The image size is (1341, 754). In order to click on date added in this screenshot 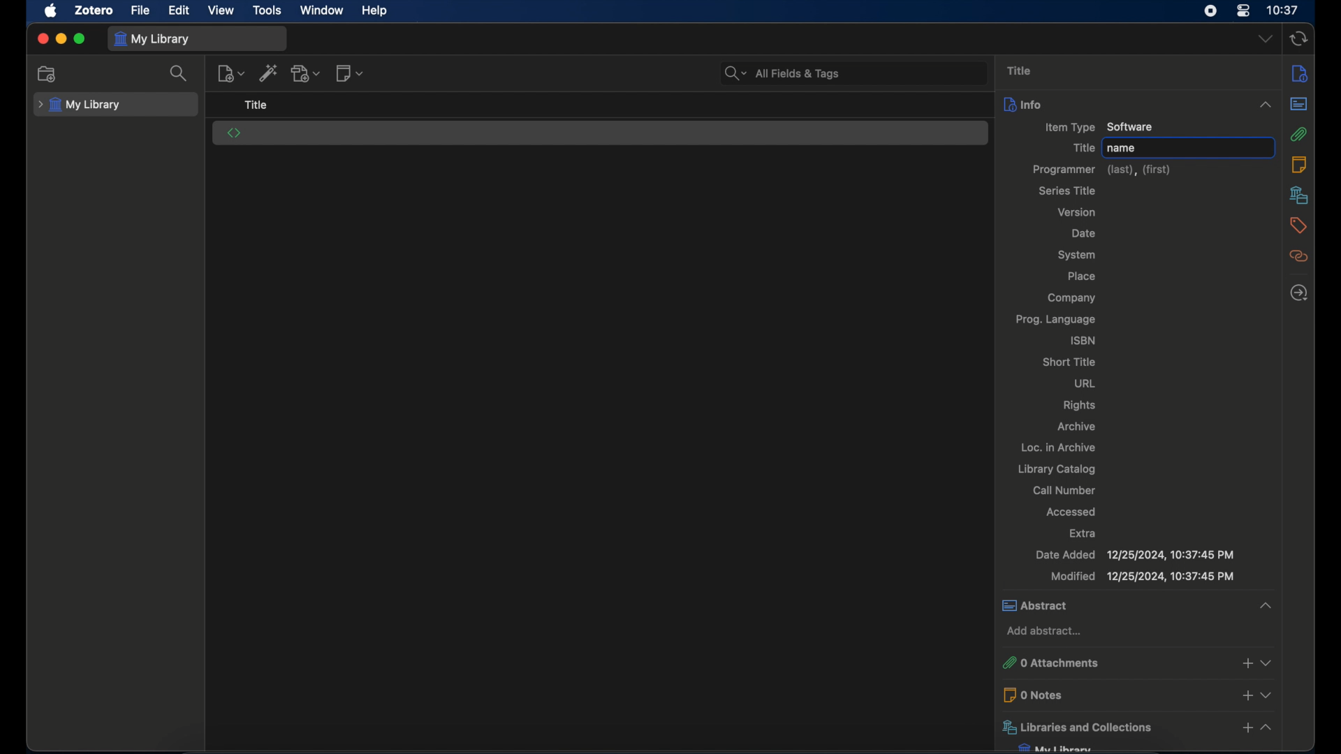, I will do `click(1133, 554)`.